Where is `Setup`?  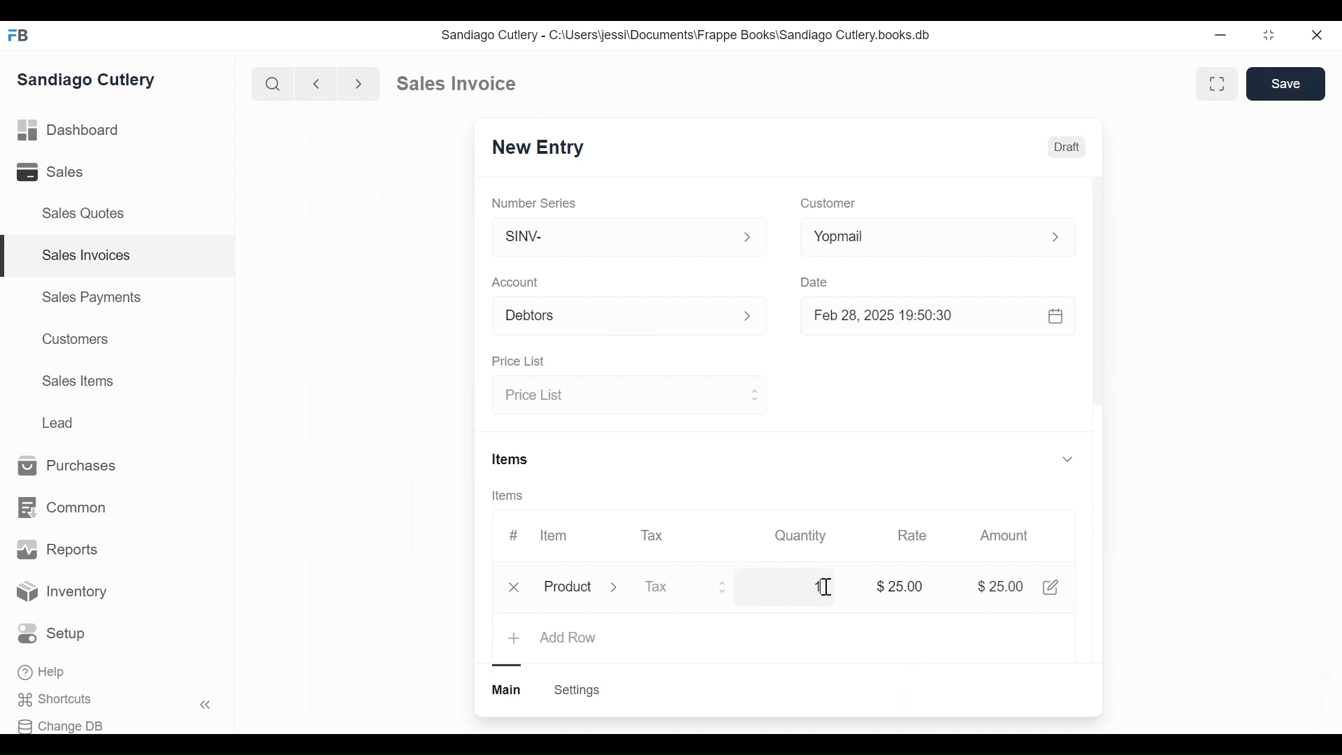
Setup is located at coordinates (52, 633).